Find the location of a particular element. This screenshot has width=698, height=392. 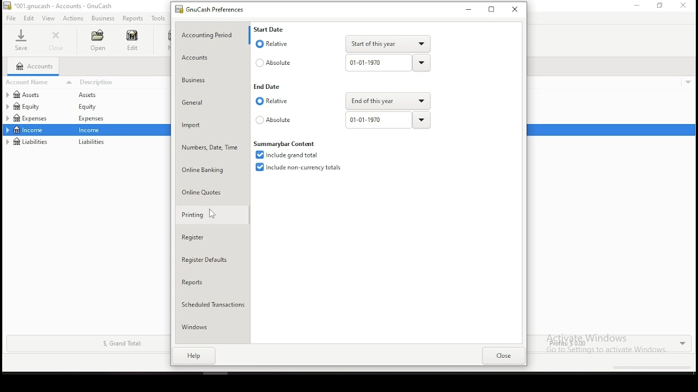

GNUcash preferences is located at coordinates (218, 10).